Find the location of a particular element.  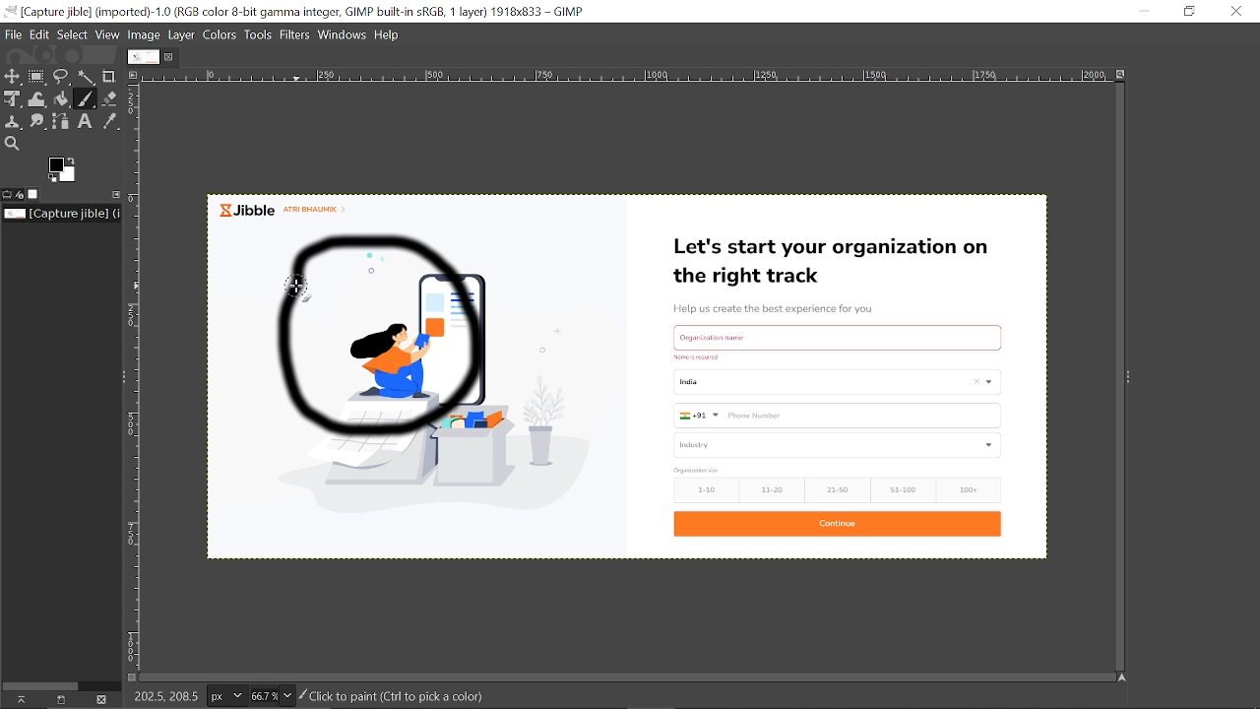

Windows is located at coordinates (344, 35).